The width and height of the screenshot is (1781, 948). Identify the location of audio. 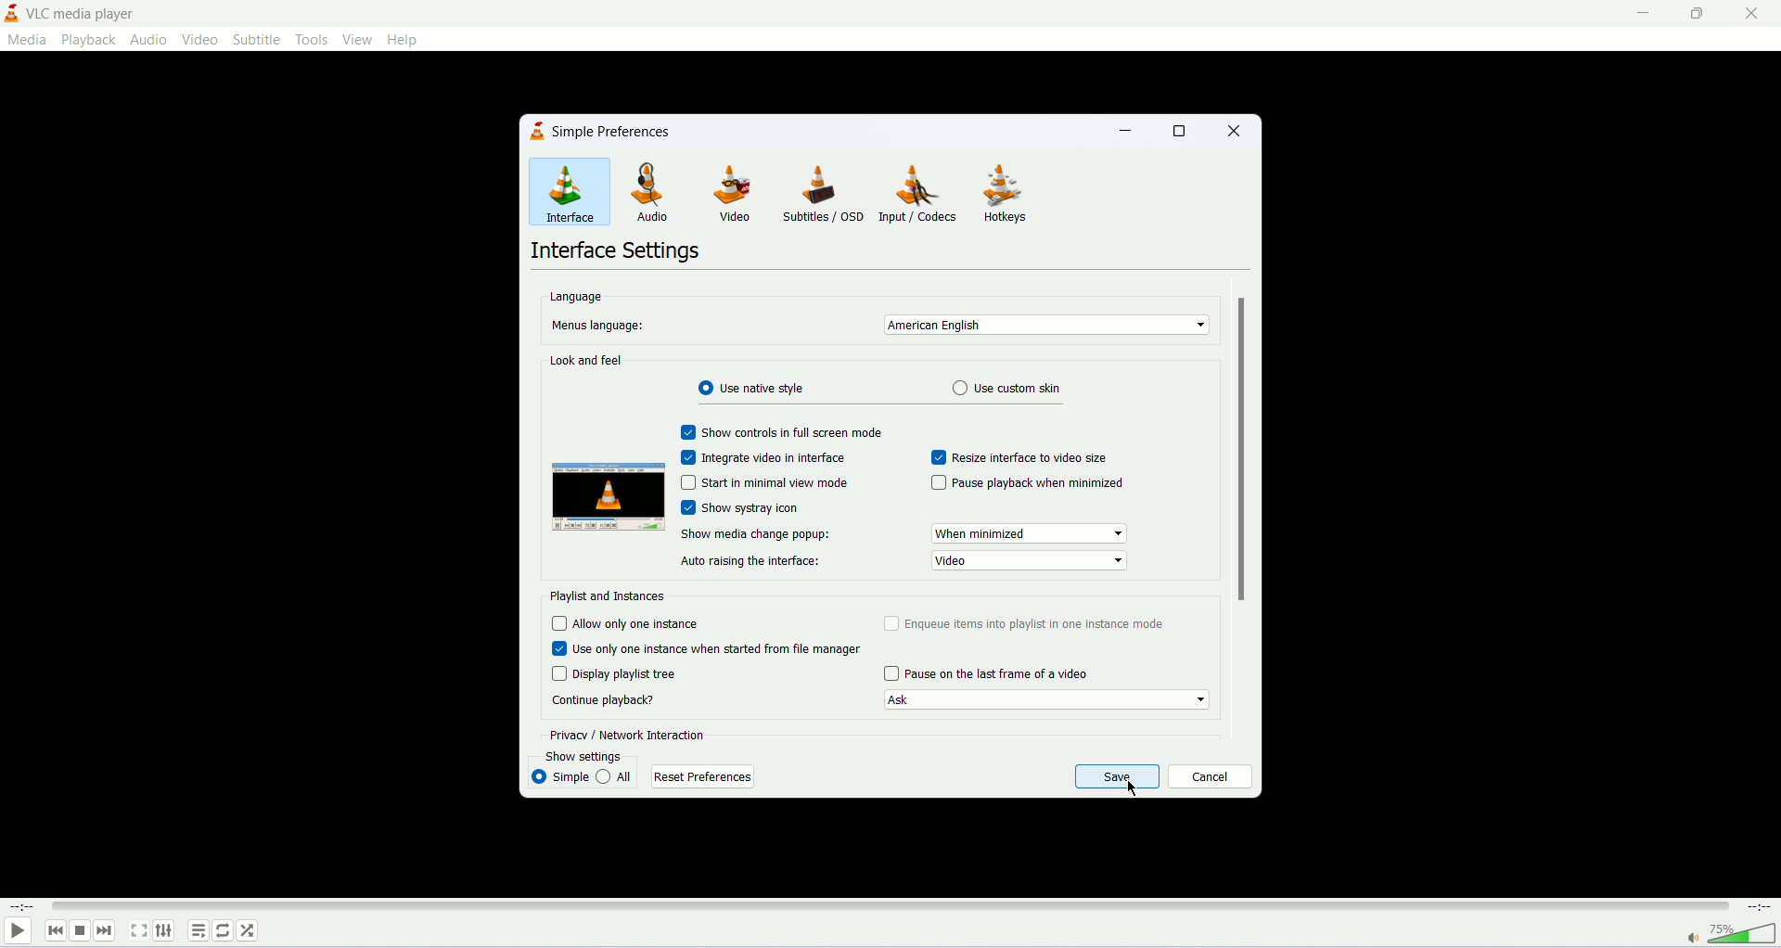
(660, 194).